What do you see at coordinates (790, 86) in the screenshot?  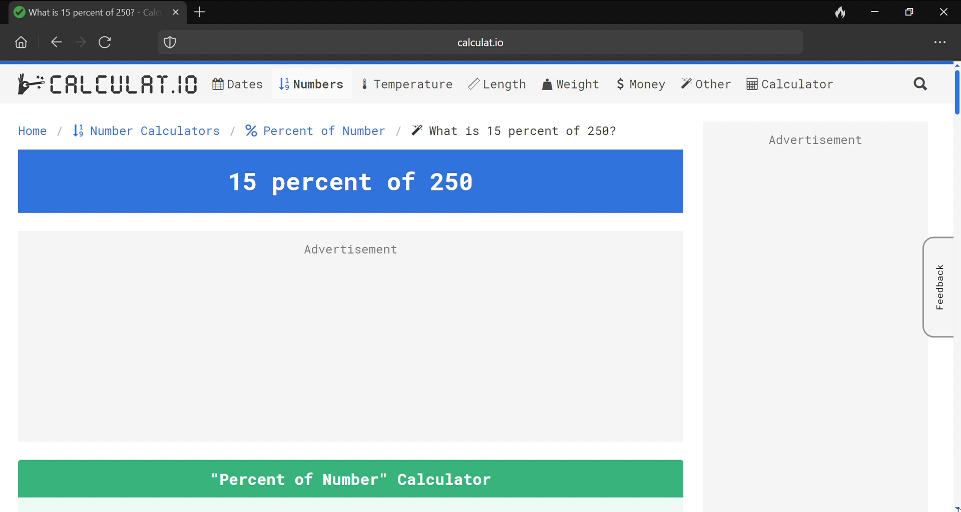 I see `Calculator` at bounding box center [790, 86].